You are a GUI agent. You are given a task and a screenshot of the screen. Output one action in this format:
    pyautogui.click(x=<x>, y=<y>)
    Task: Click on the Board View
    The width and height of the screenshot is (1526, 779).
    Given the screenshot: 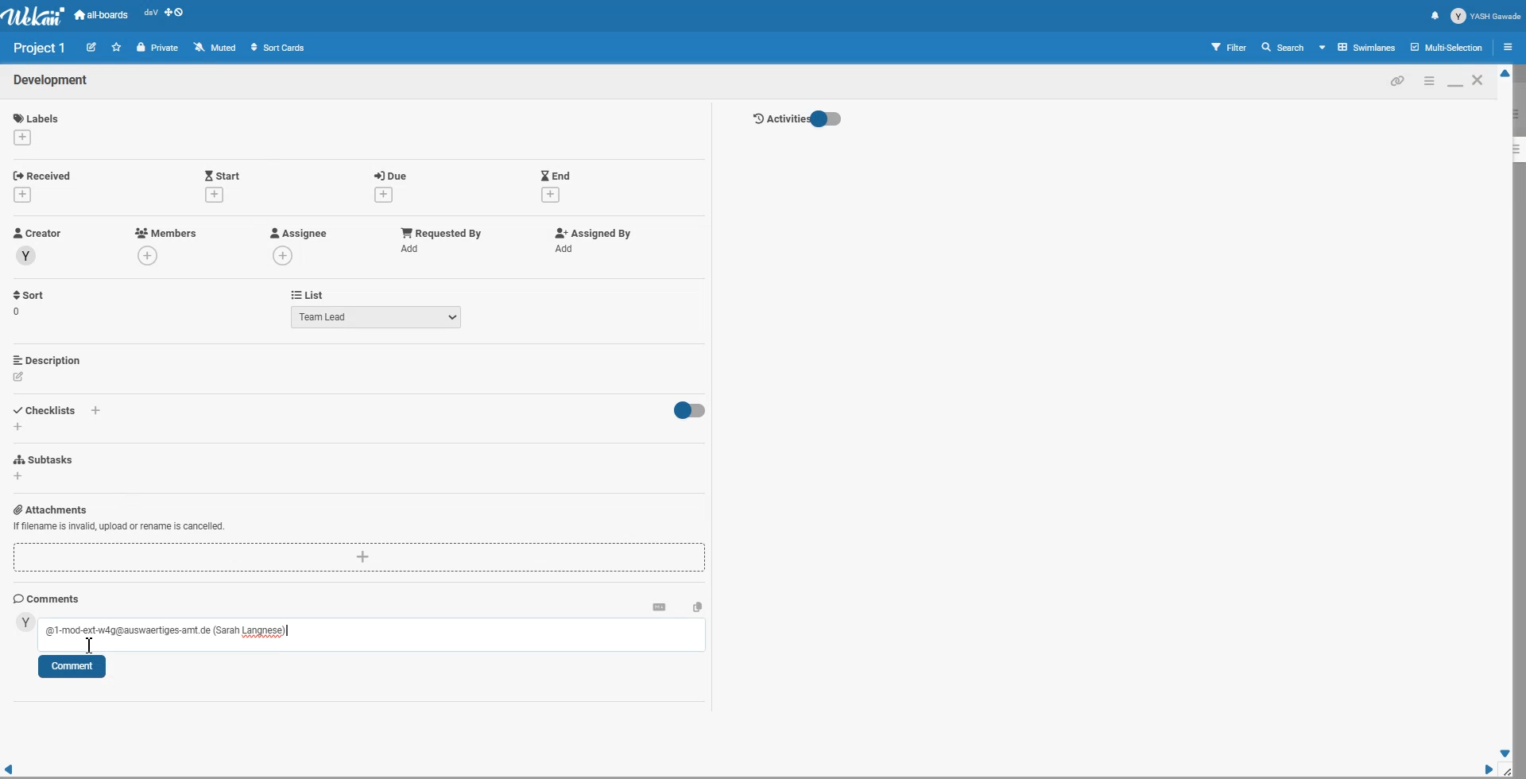 What is the action you would take?
    pyautogui.click(x=1358, y=47)
    